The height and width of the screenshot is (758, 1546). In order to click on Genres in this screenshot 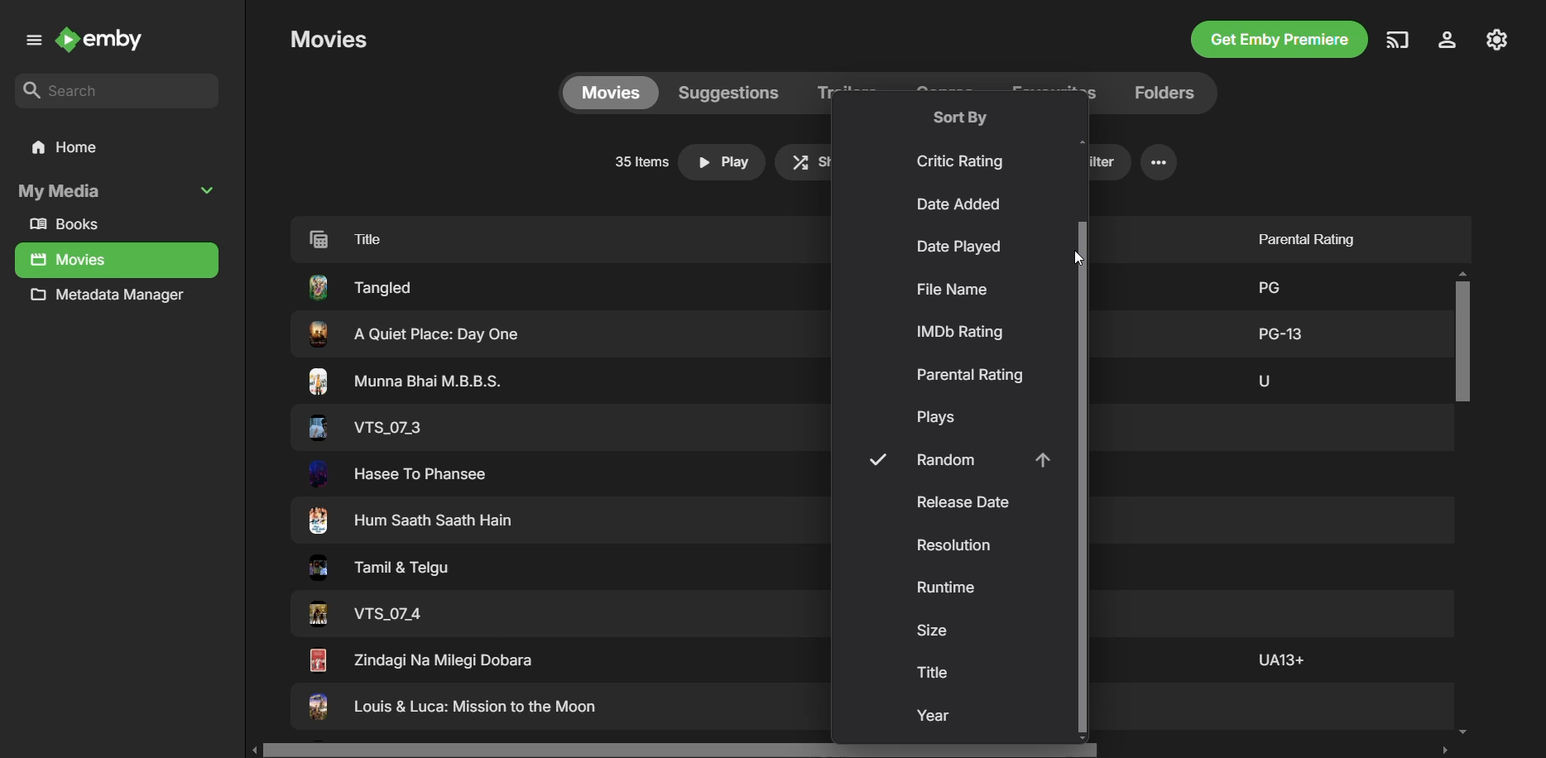, I will do `click(948, 92)`.